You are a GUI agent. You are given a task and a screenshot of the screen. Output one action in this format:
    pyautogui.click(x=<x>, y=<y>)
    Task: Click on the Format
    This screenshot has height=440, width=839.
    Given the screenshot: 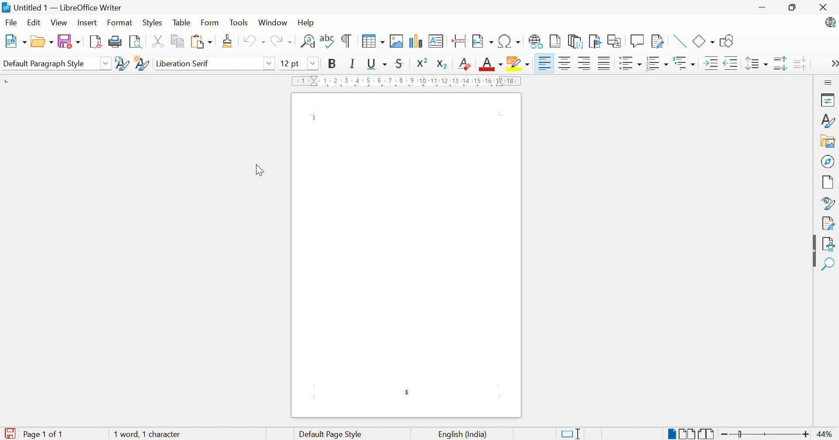 What is the action you would take?
    pyautogui.click(x=118, y=23)
    